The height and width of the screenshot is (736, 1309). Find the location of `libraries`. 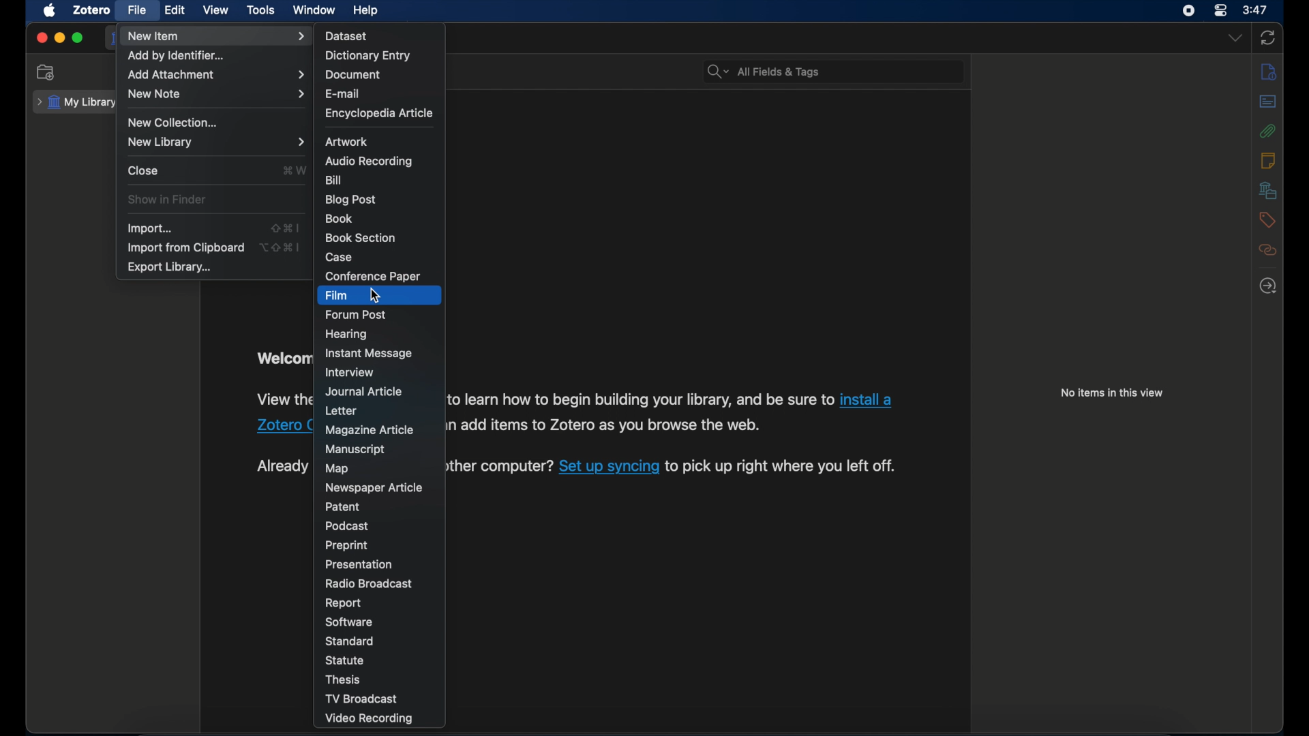

libraries is located at coordinates (1269, 190).